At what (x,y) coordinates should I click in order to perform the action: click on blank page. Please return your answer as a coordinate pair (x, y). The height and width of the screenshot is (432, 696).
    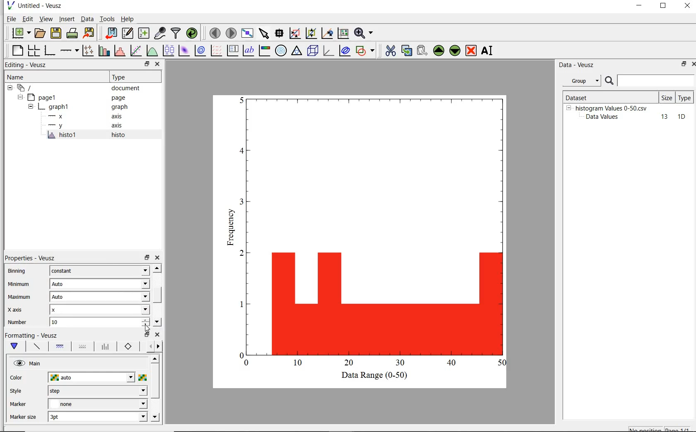
    Looking at the image, I should click on (18, 50).